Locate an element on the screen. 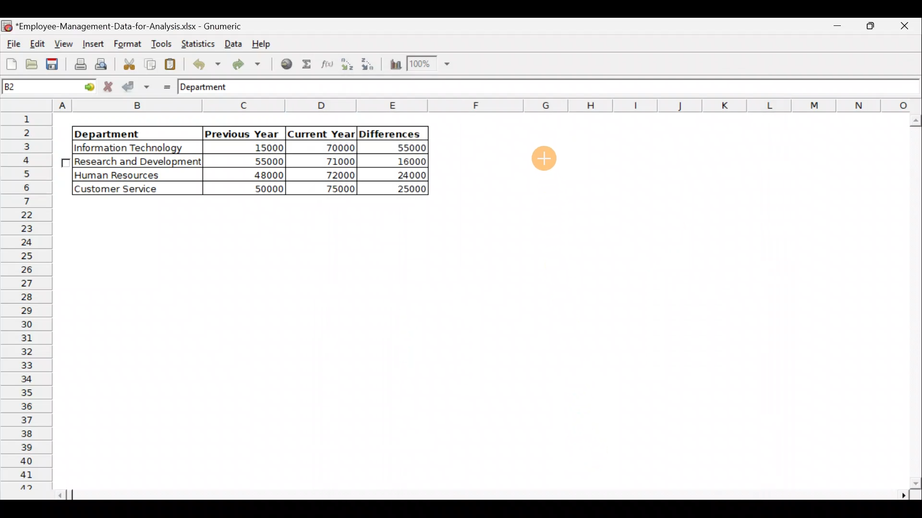 This screenshot has height=518, width=922. Close is located at coordinates (905, 27).